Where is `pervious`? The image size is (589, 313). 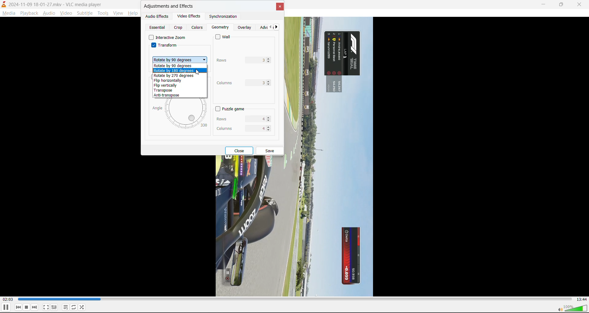
pervious is located at coordinates (270, 27).